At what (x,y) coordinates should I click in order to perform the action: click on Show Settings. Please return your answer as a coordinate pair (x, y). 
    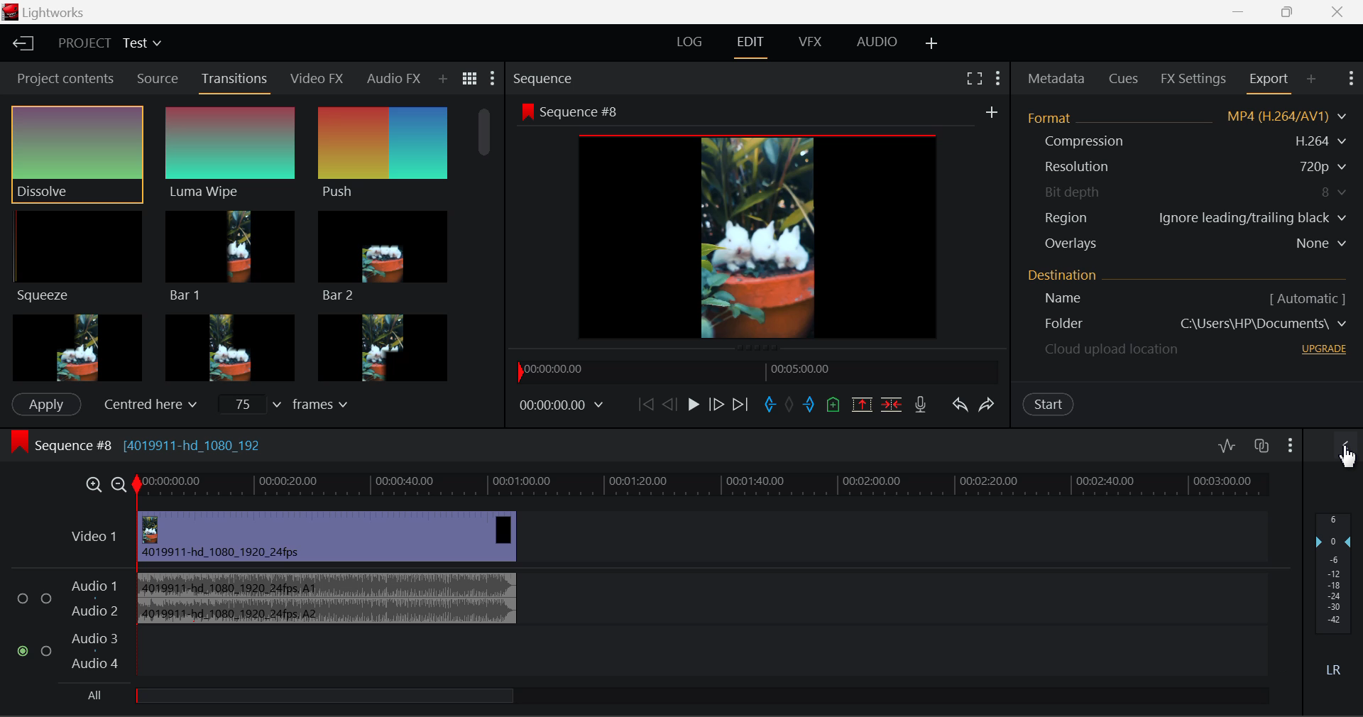
    Looking at the image, I should click on (1290, 447).